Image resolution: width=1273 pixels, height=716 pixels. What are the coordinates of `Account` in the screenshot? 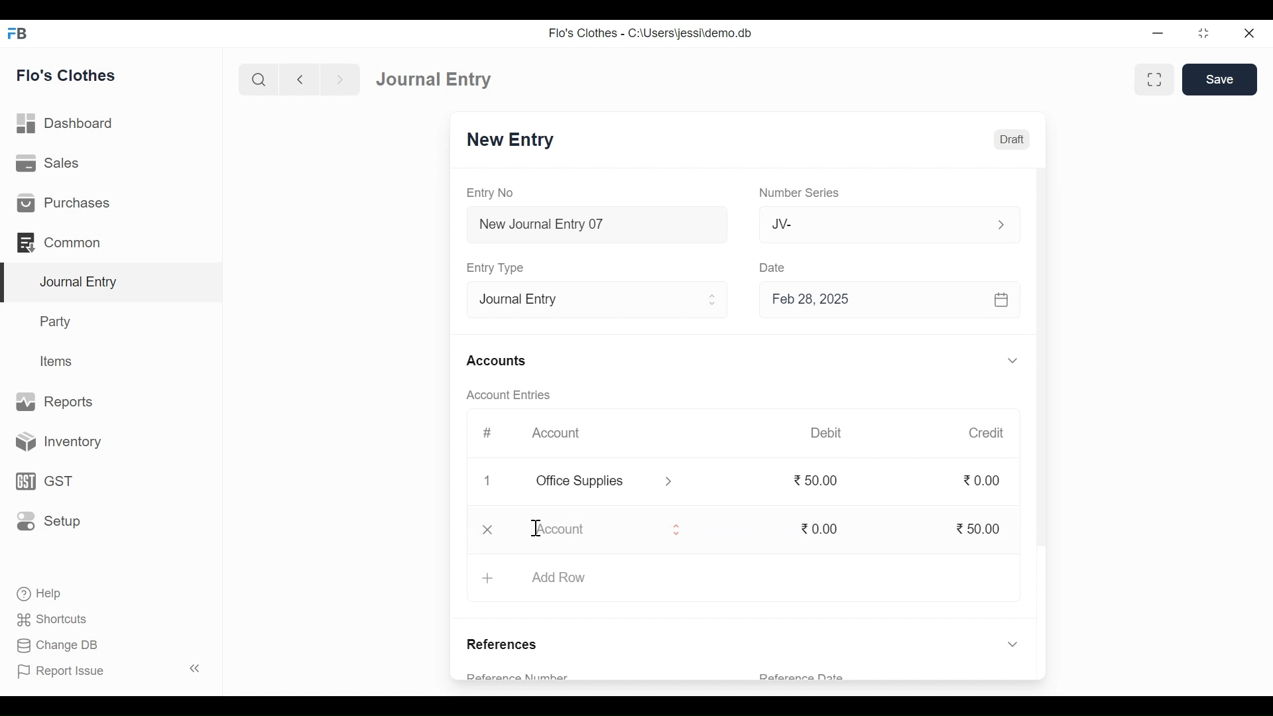 It's located at (593, 528).